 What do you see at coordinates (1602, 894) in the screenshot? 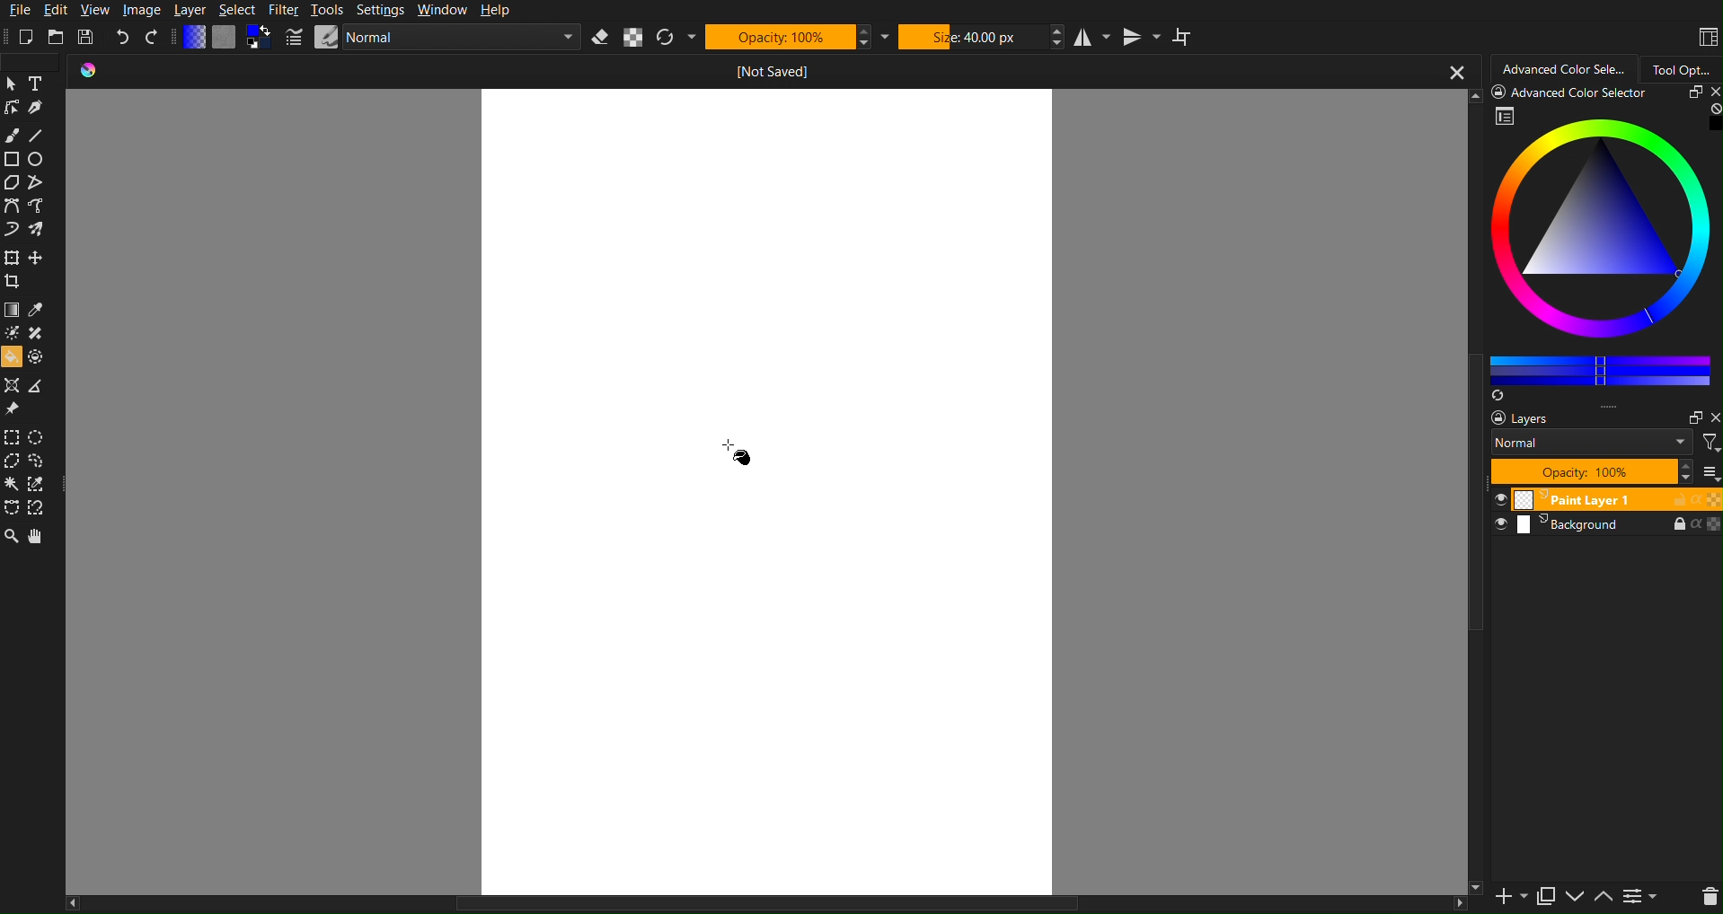
I see `Send Up` at bounding box center [1602, 894].